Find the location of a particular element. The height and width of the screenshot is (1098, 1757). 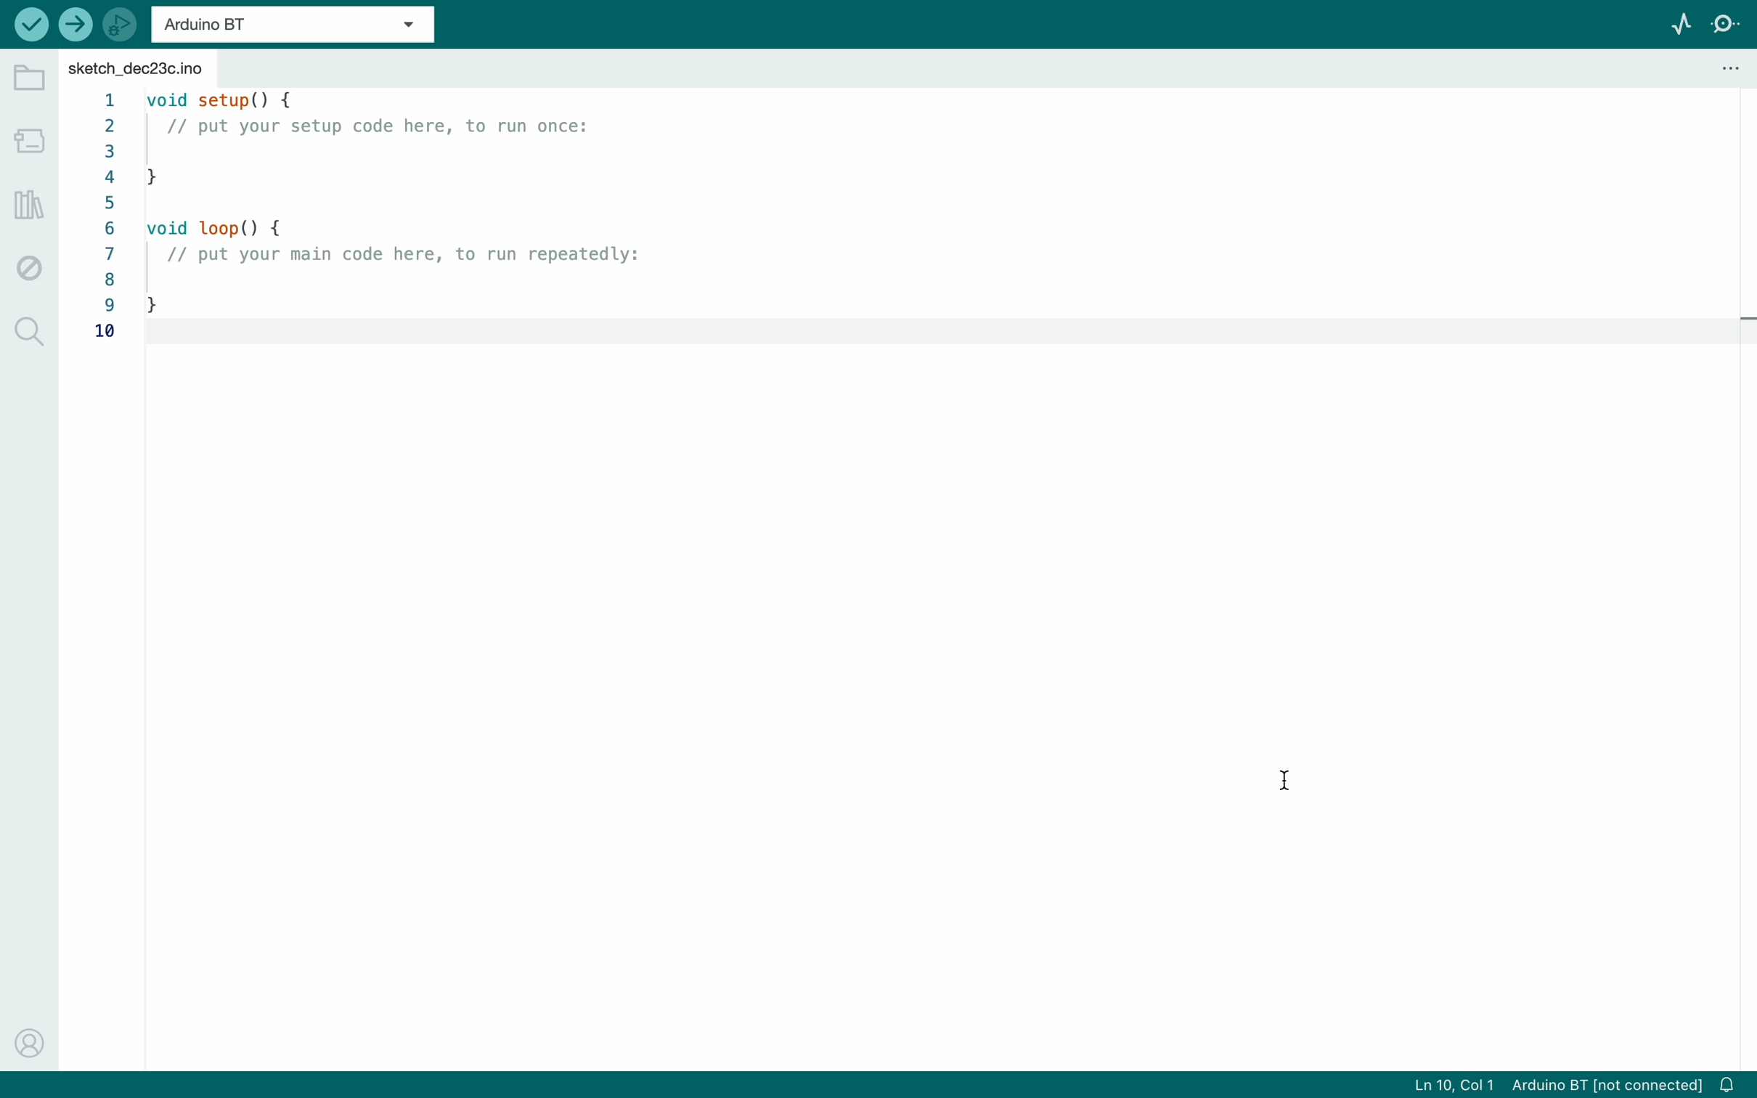

profile is located at coordinates (34, 1042).